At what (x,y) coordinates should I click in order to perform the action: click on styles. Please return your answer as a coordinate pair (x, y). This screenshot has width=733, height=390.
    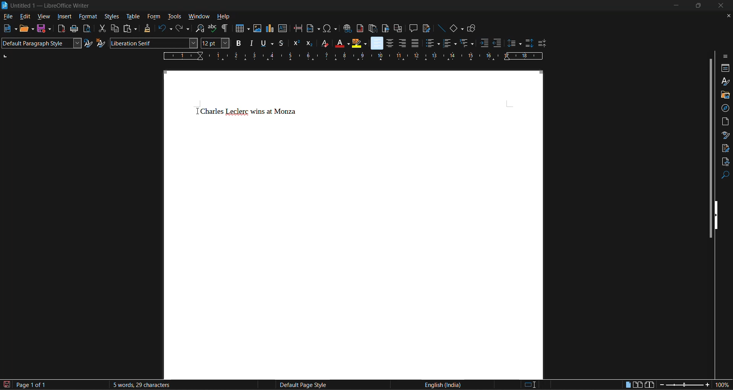
    Looking at the image, I should click on (112, 16).